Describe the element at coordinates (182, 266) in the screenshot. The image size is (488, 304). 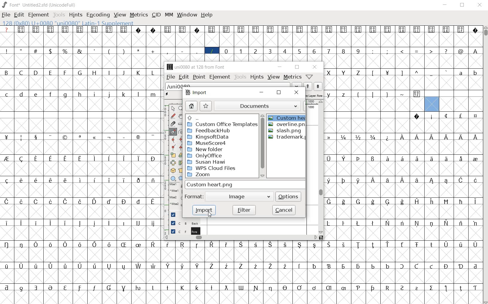
I see `glyph` at that location.